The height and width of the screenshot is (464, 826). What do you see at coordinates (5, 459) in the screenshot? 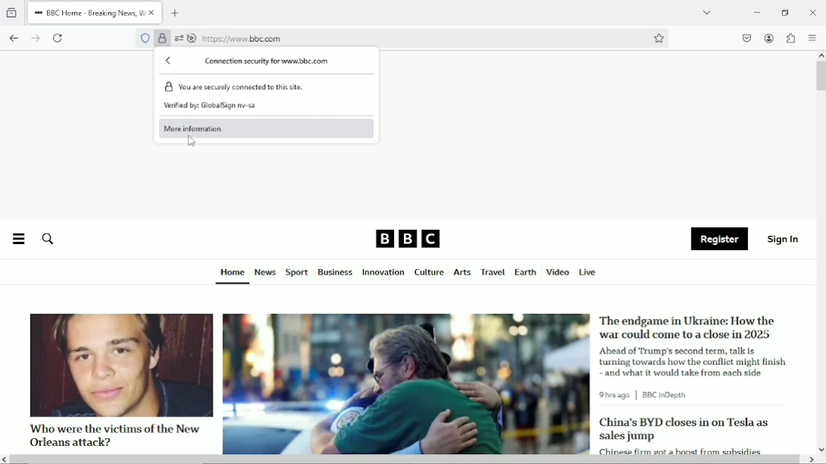
I see `scroll left` at bounding box center [5, 459].